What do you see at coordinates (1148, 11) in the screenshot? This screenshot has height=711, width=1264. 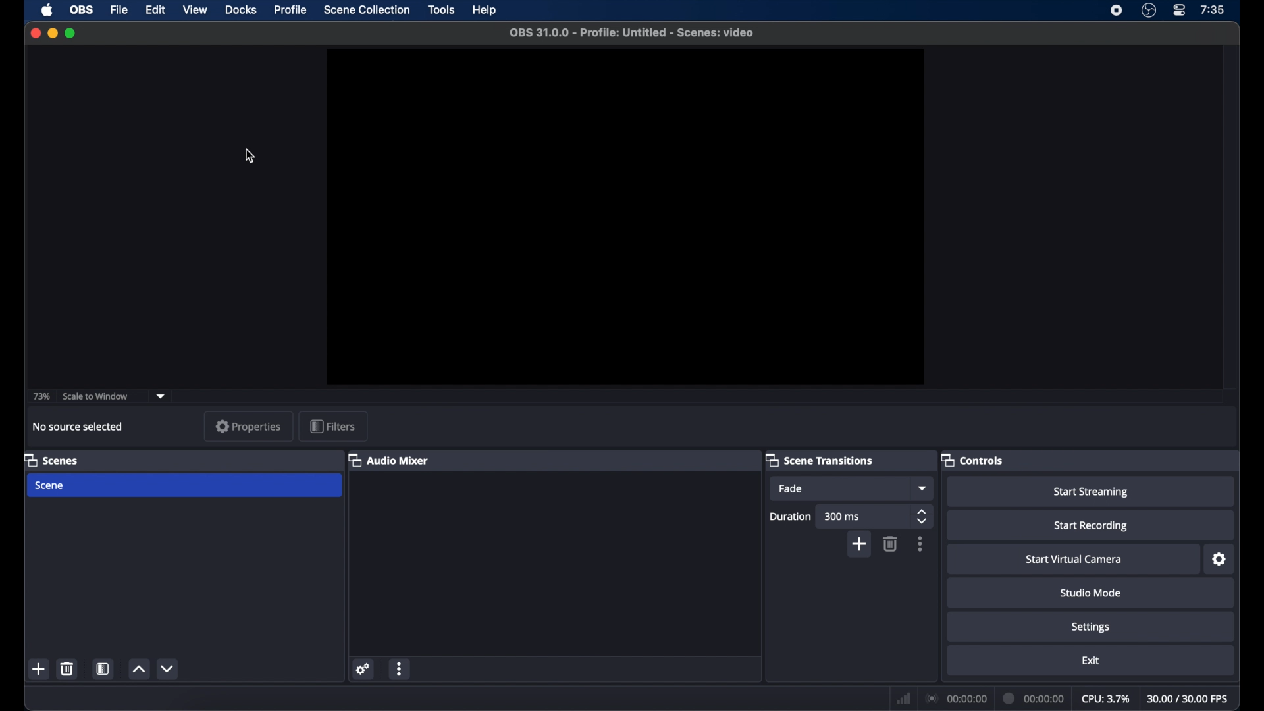 I see `obs studio` at bounding box center [1148, 11].